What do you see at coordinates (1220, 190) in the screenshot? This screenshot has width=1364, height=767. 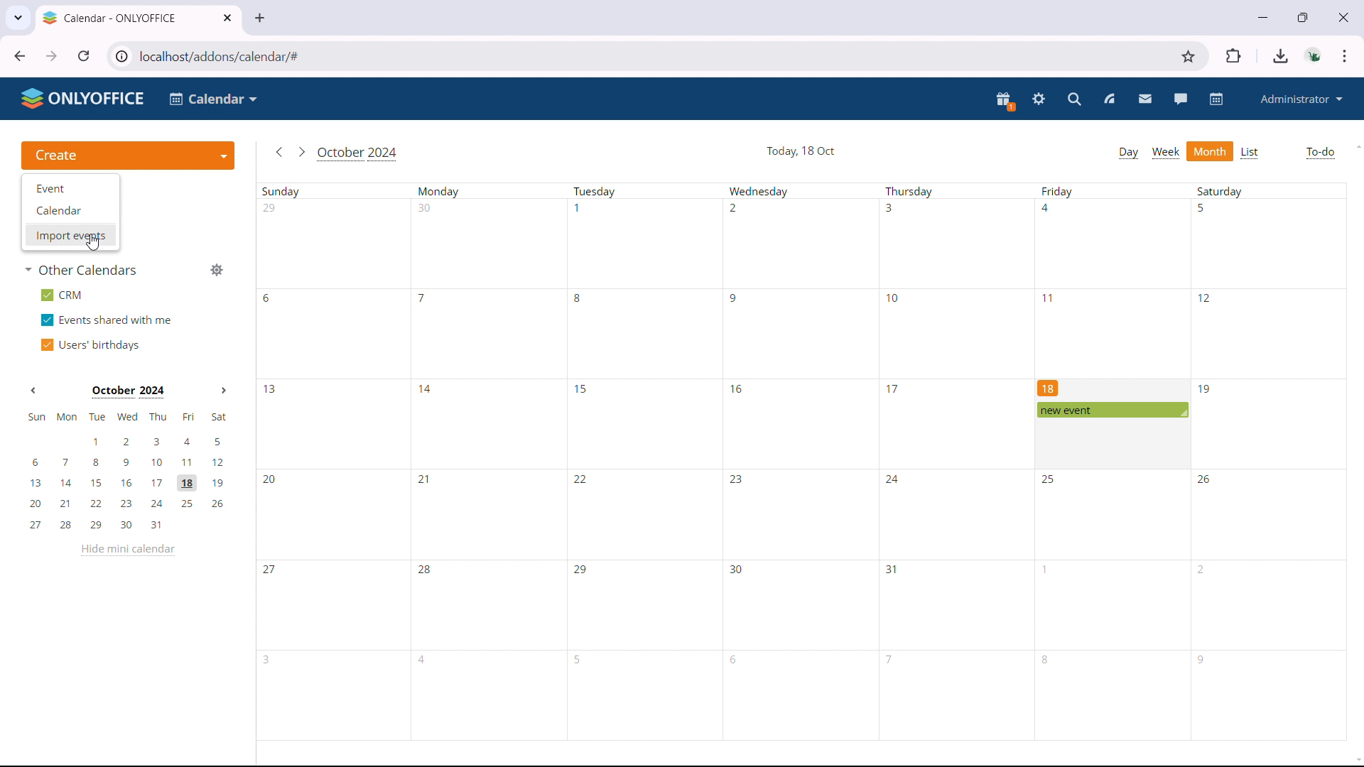 I see `Saturday` at bounding box center [1220, 190].